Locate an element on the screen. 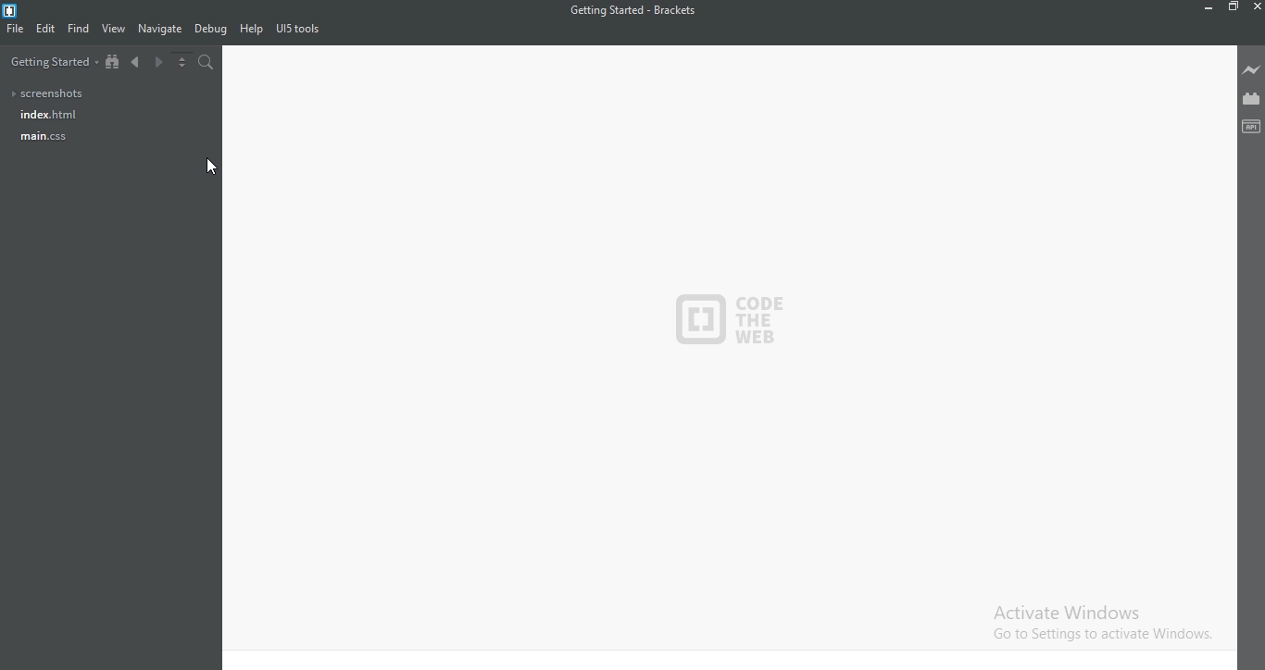 This screenshot has height=670, width=1265. UI5 tools is located at coordinates (300, 31).